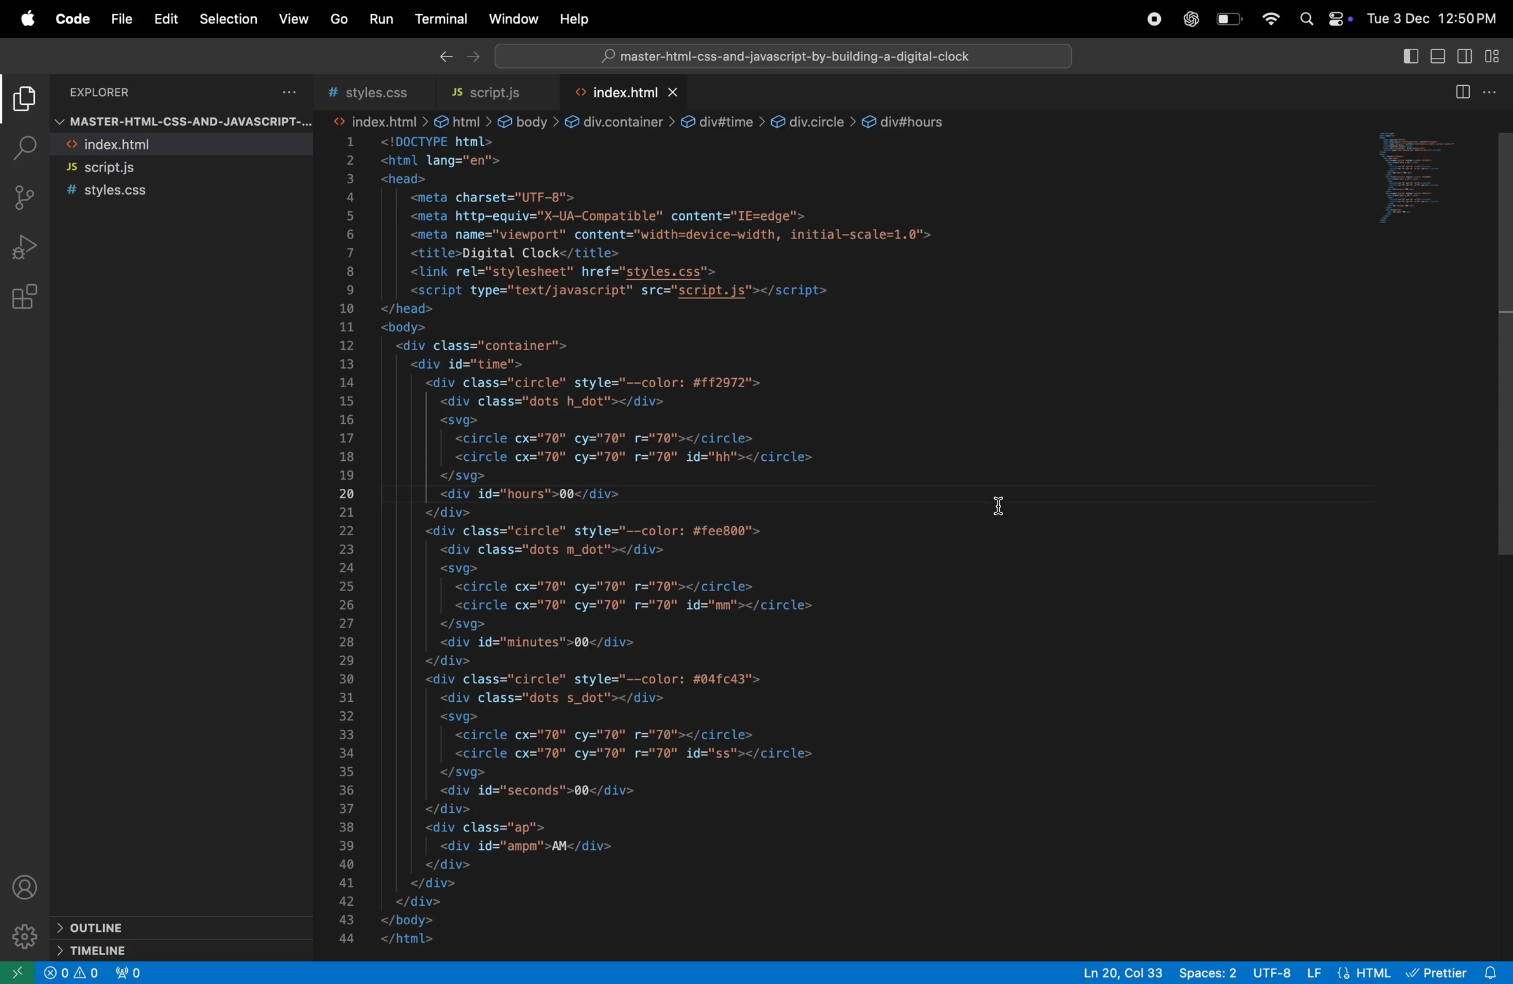  I want to click on outline, so click(168, 926).